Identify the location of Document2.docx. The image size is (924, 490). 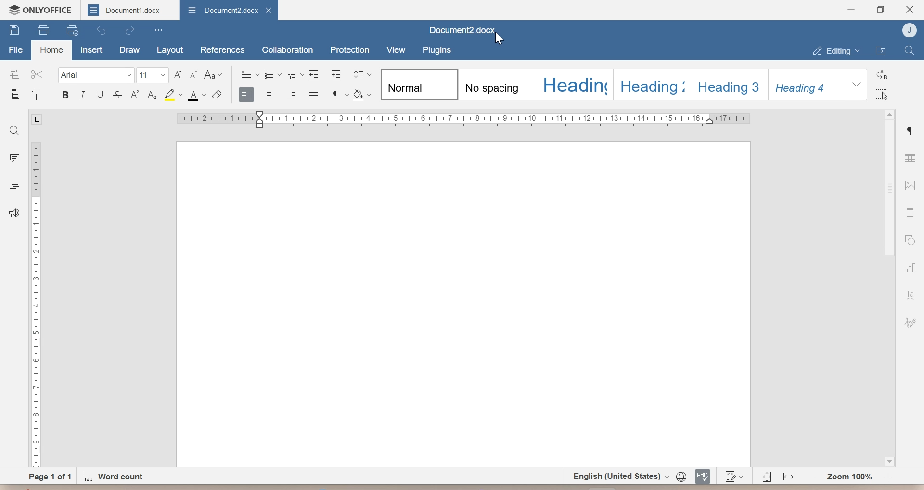
(221, 12).